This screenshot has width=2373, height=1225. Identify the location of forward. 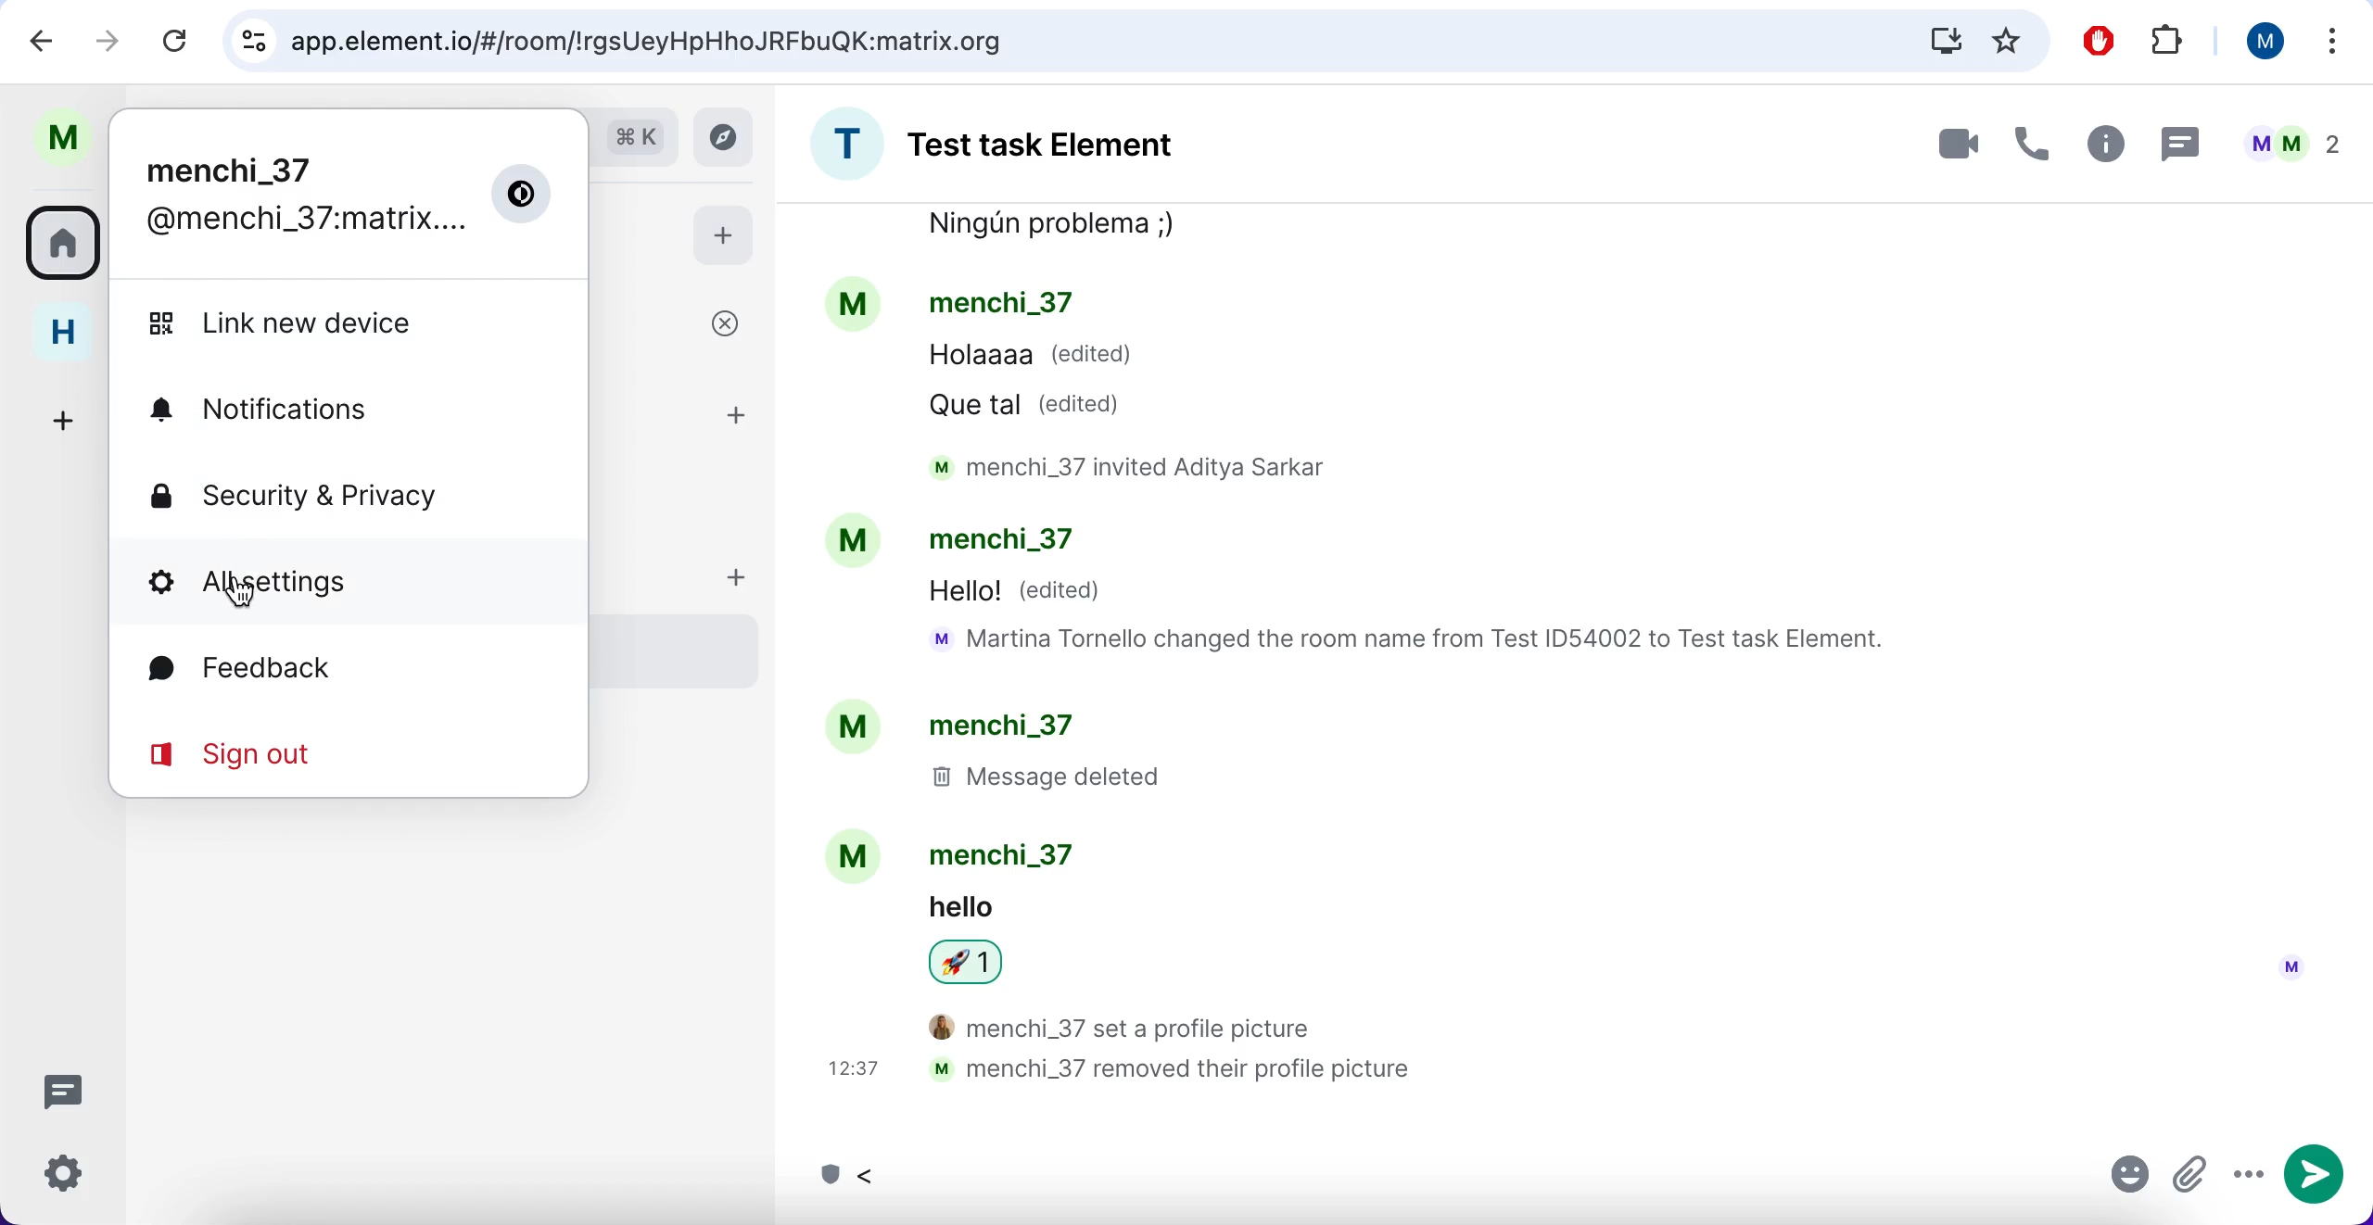
(106, 44).